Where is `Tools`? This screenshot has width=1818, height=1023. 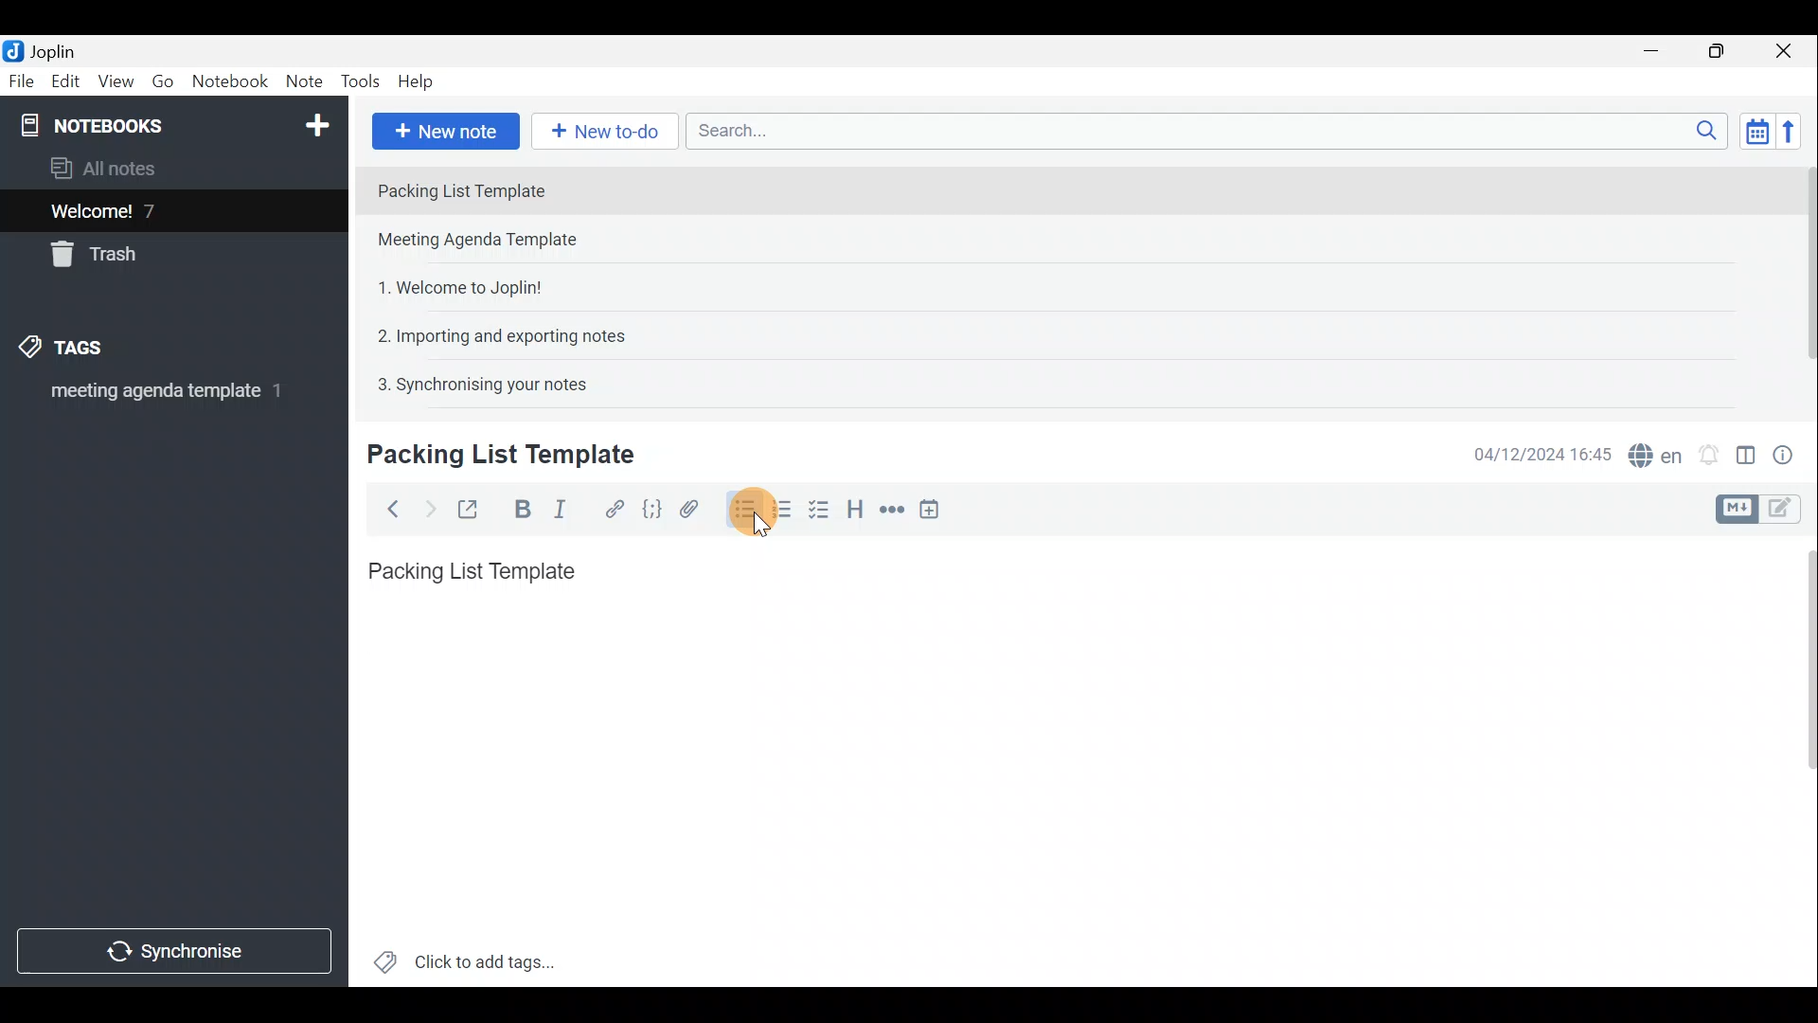 Tools is located at coordinates (363, 82).